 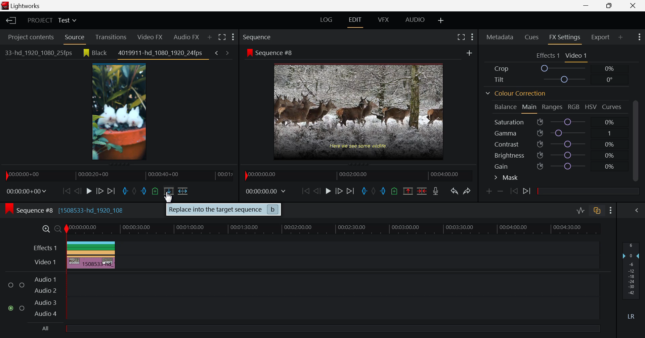 I want to click on Timeline Zoom In, so click(x=45, y=230).